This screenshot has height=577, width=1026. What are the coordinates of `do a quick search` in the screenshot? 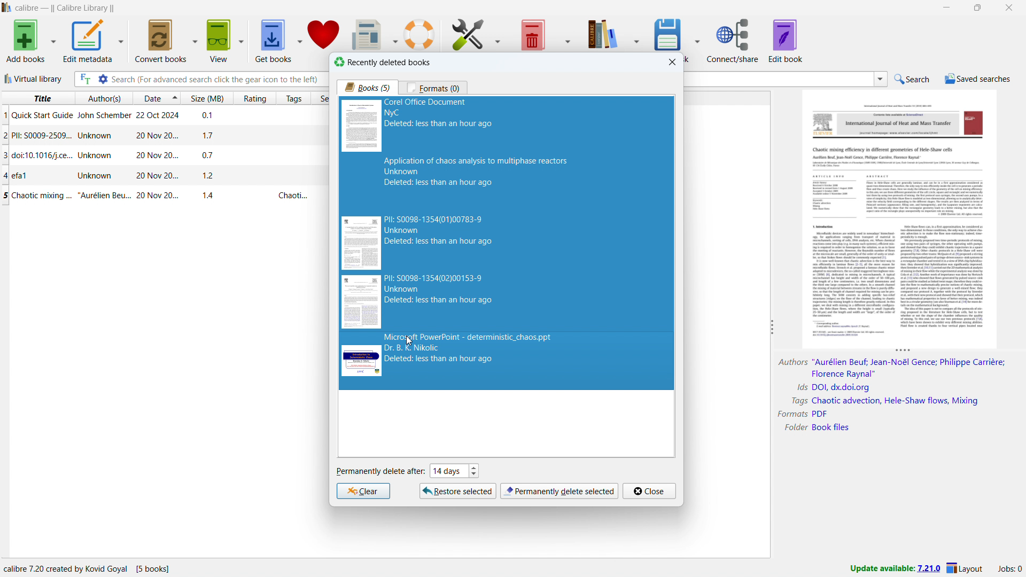 It's located at (913, 80).